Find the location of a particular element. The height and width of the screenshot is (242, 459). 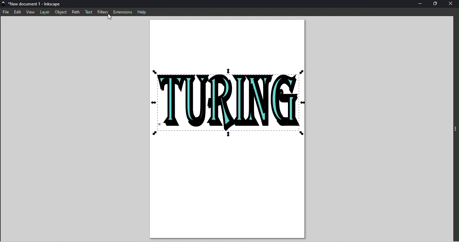

Layer is located at coordinates (45, 12).